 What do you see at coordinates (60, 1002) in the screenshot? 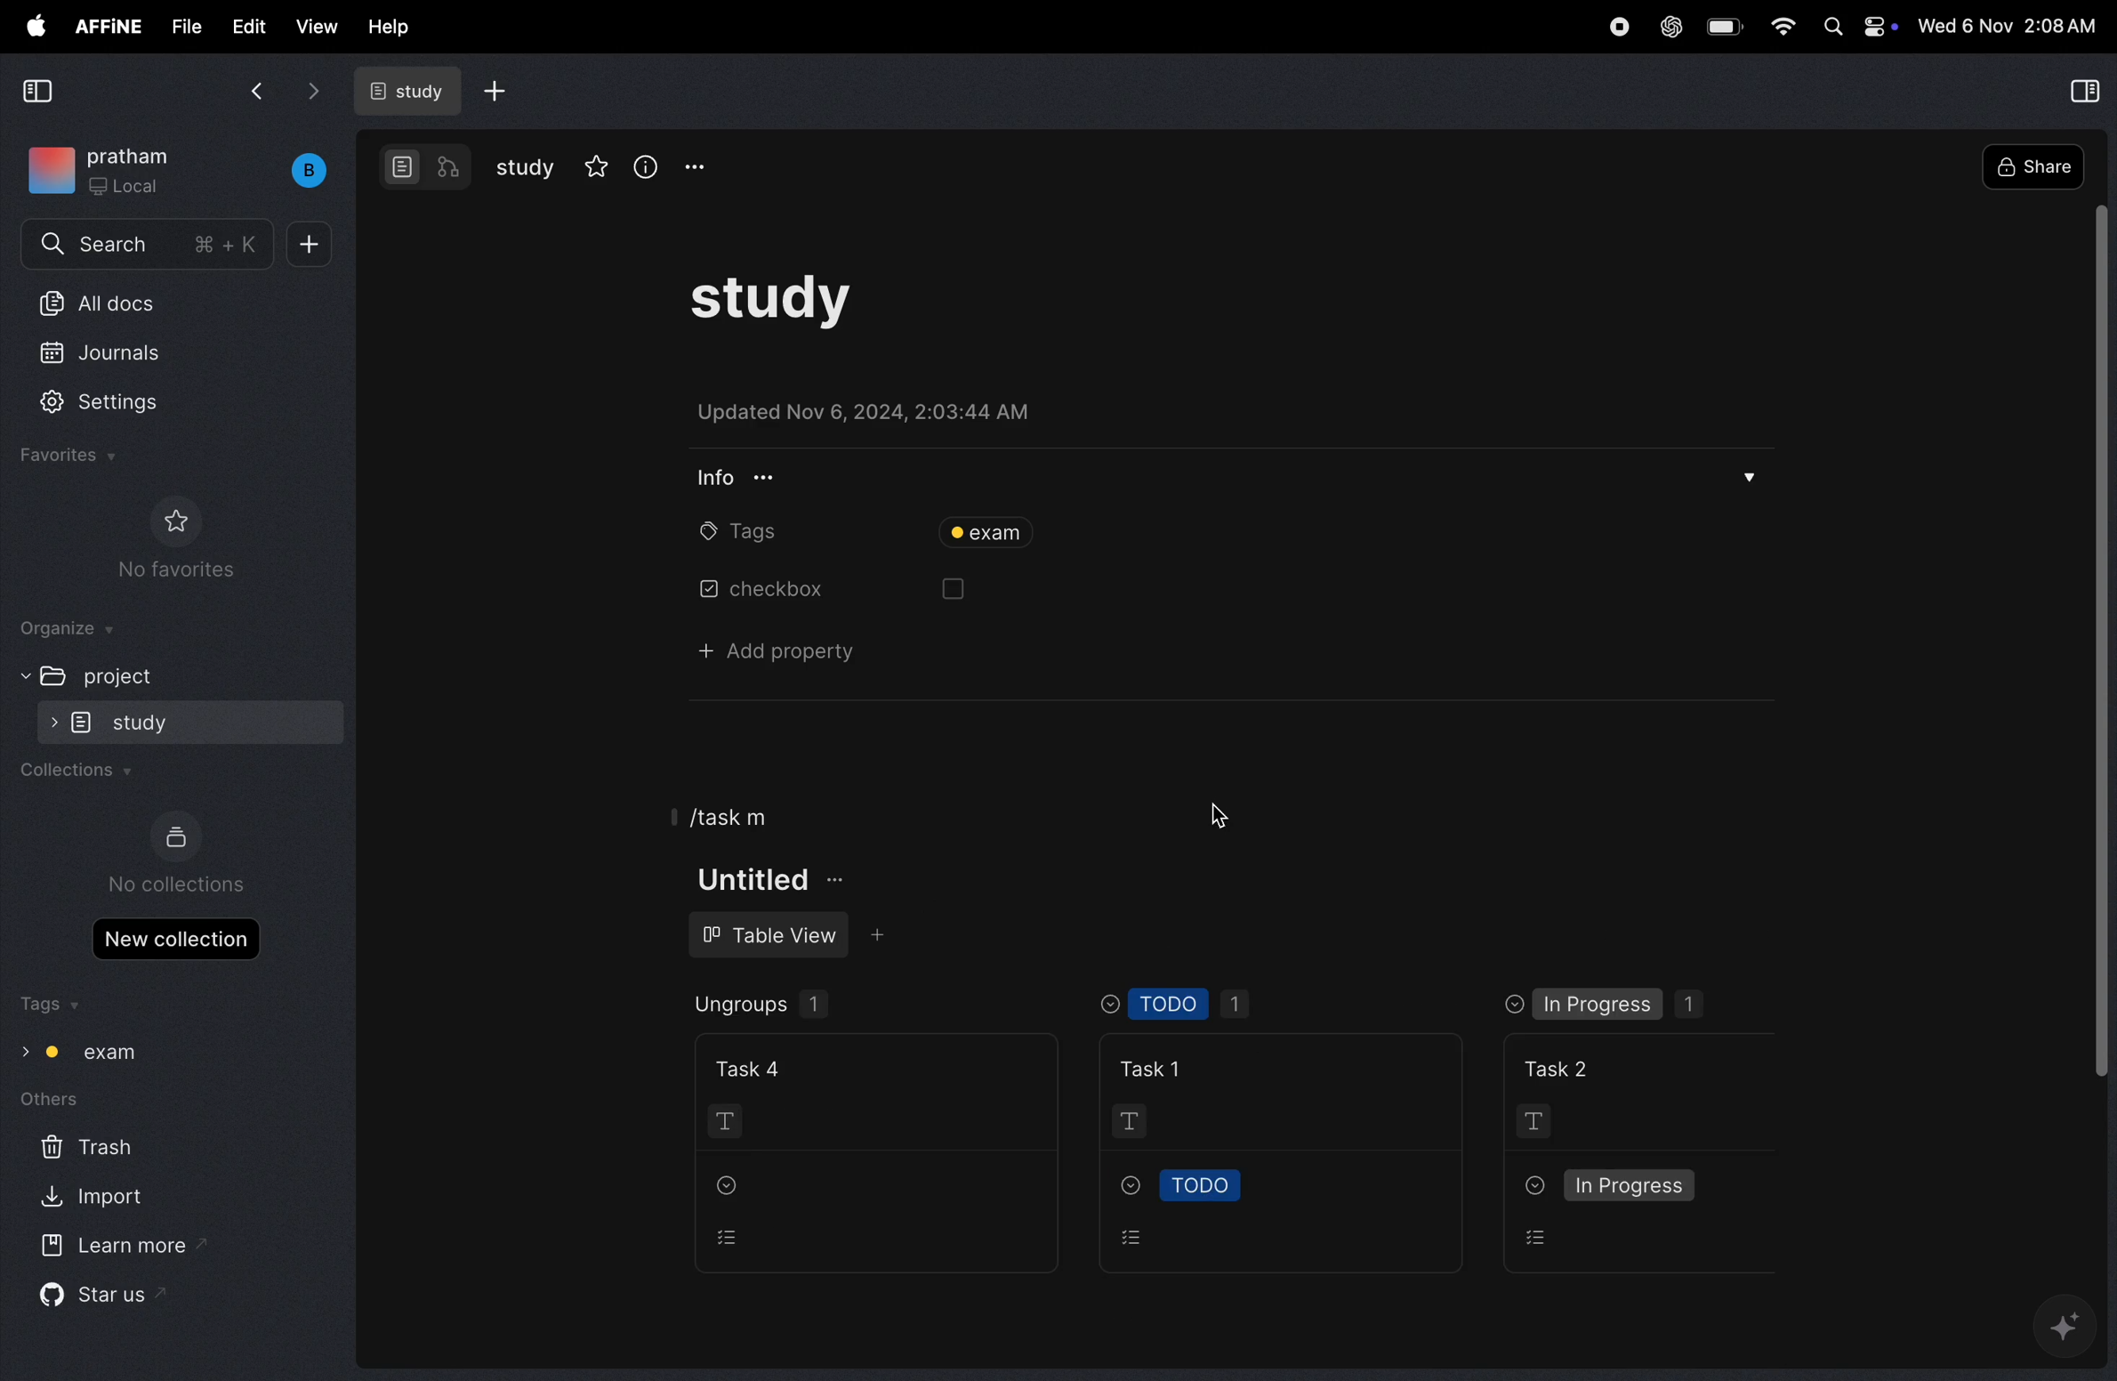
I see `tags` at bounding box center [60, 1002].